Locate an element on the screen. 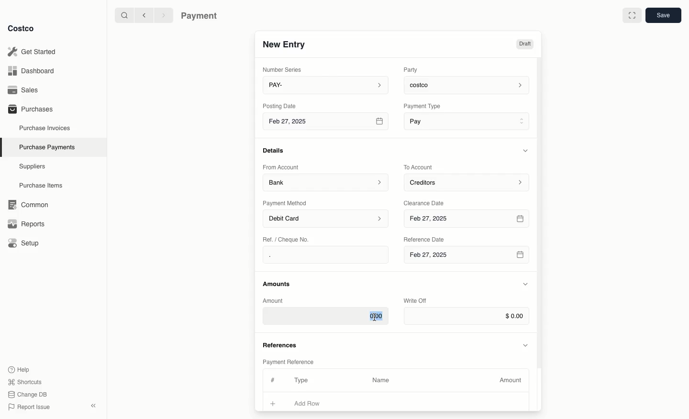 The image size is (689, 419). Payment Method is located at coordinates (286, 203).